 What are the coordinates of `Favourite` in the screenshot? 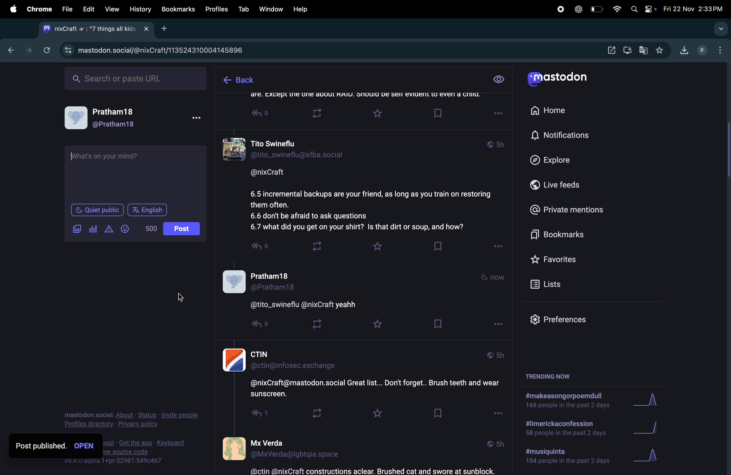 It's located at (377, 415).